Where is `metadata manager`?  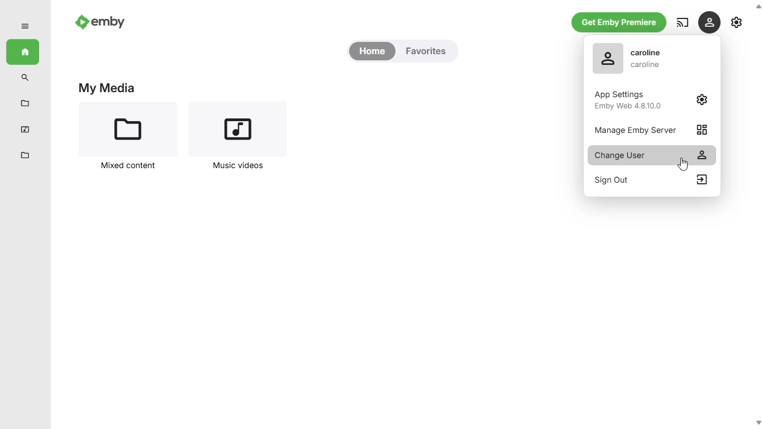
metadata manager is located at coordinates (25, 156).